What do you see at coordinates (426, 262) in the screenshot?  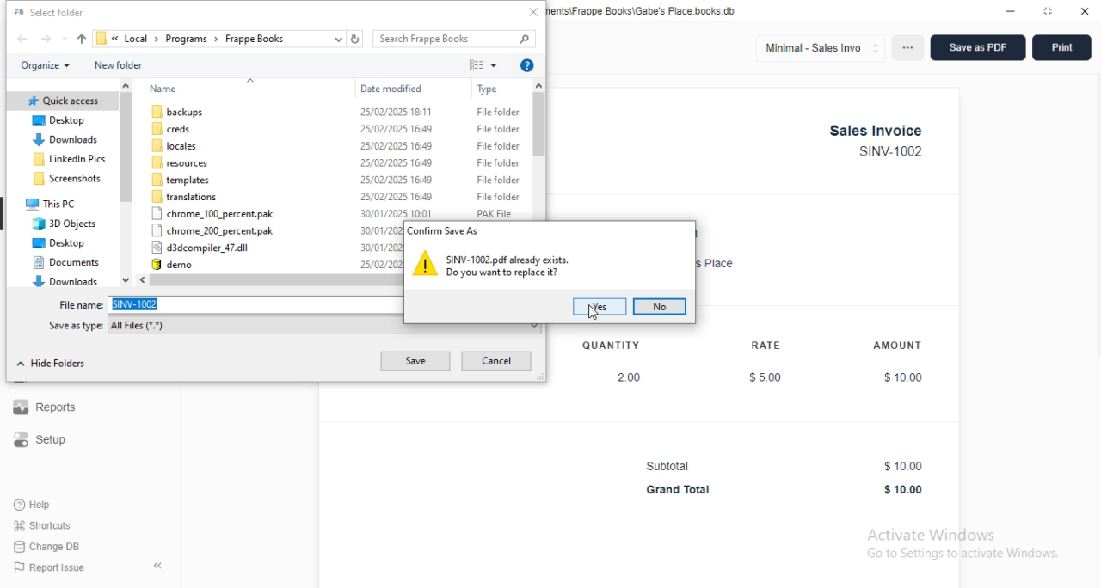 I see `warning logo` at bounding box center [426, 262].